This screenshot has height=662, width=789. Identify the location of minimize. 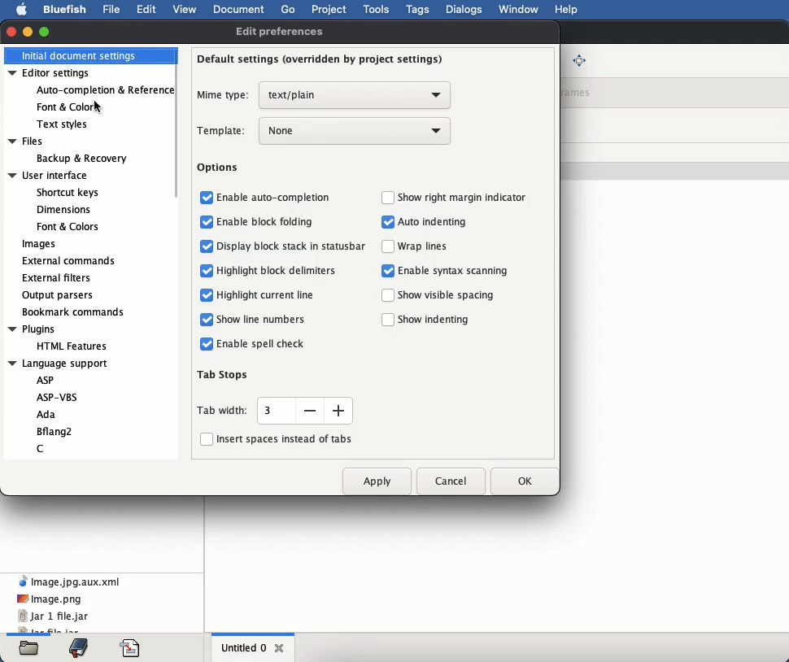
(28, 32).